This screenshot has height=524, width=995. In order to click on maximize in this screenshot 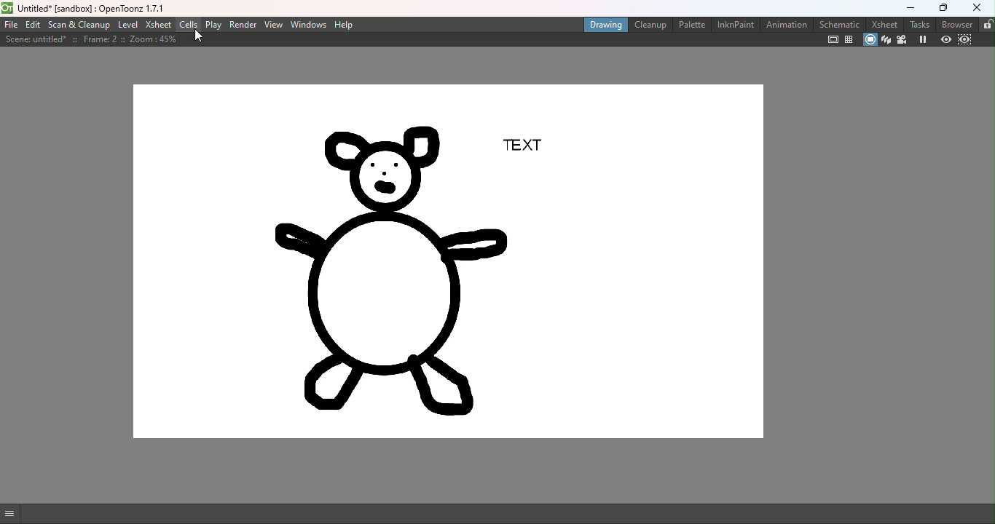, I will do `click(940, 8)`.